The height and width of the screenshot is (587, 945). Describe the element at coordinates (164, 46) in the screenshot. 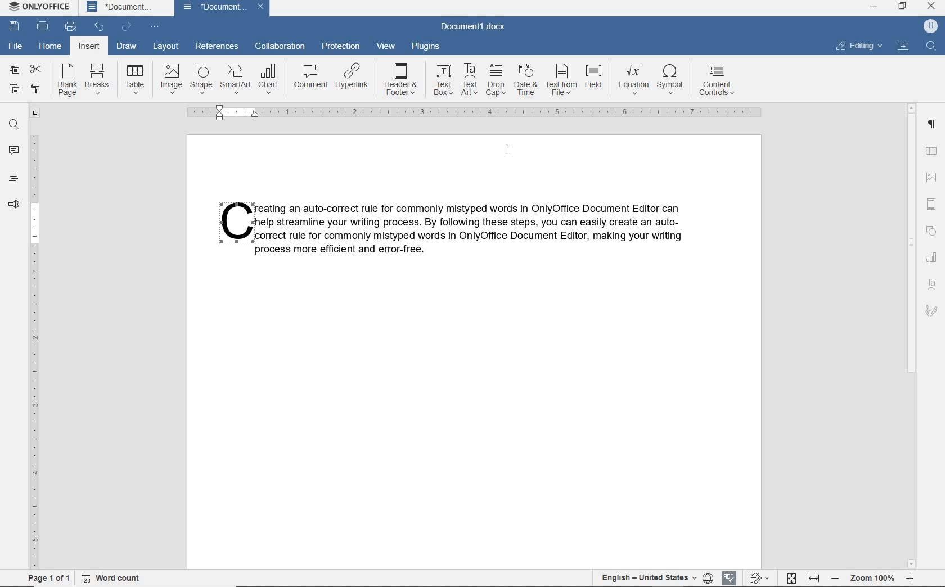

I see `layout` at that location.